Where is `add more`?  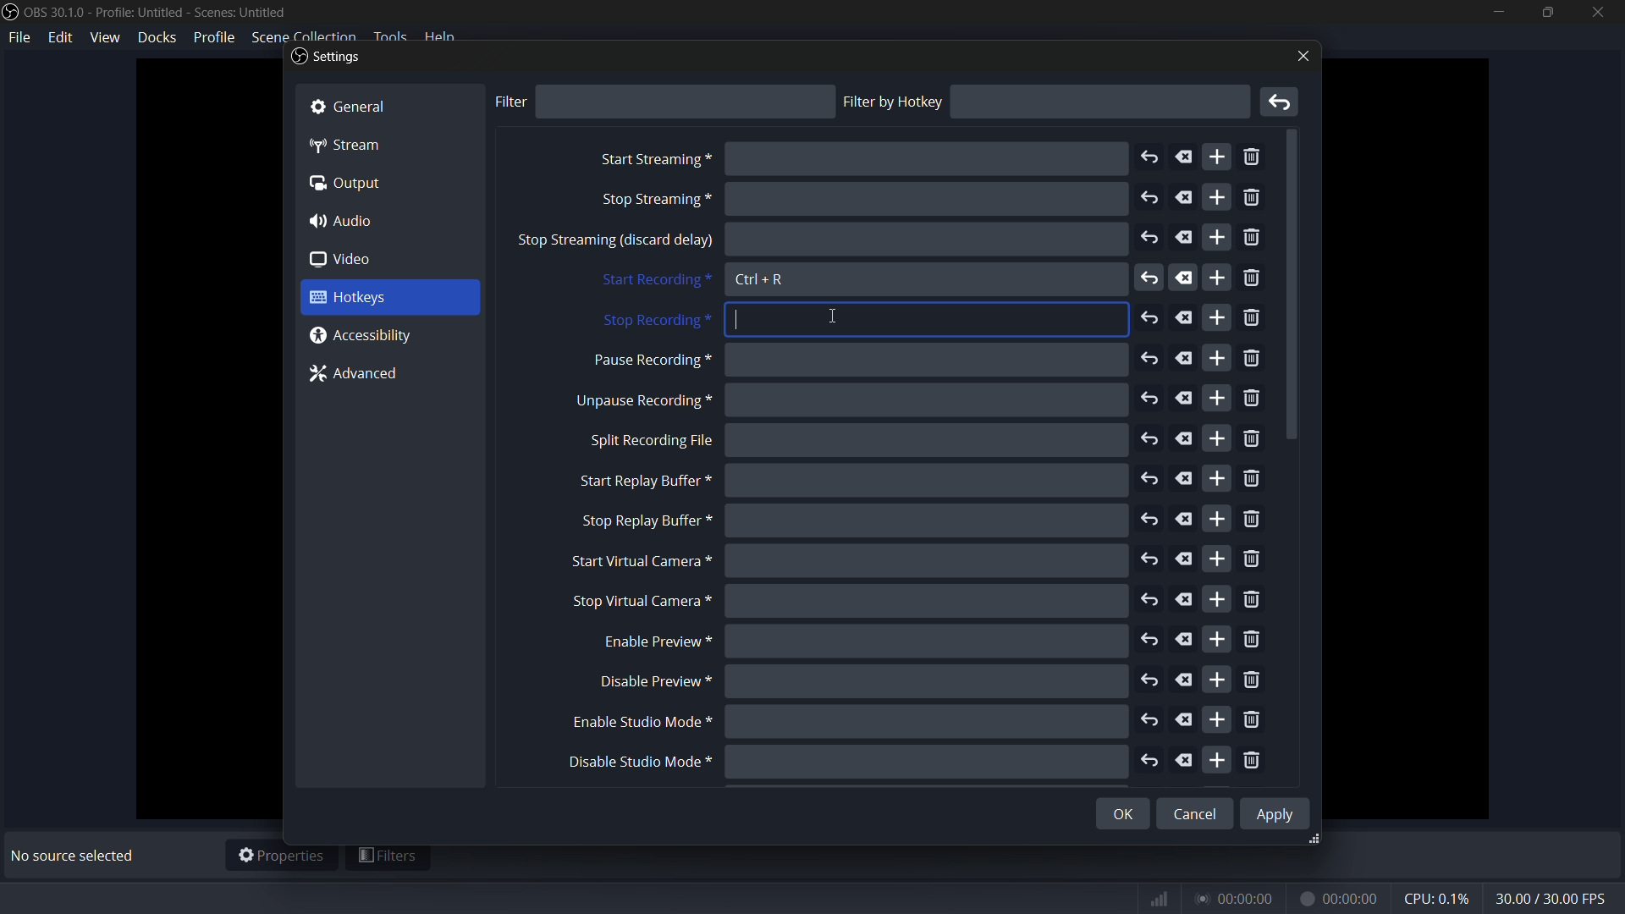 add more is located at coordinates (1219, 278).